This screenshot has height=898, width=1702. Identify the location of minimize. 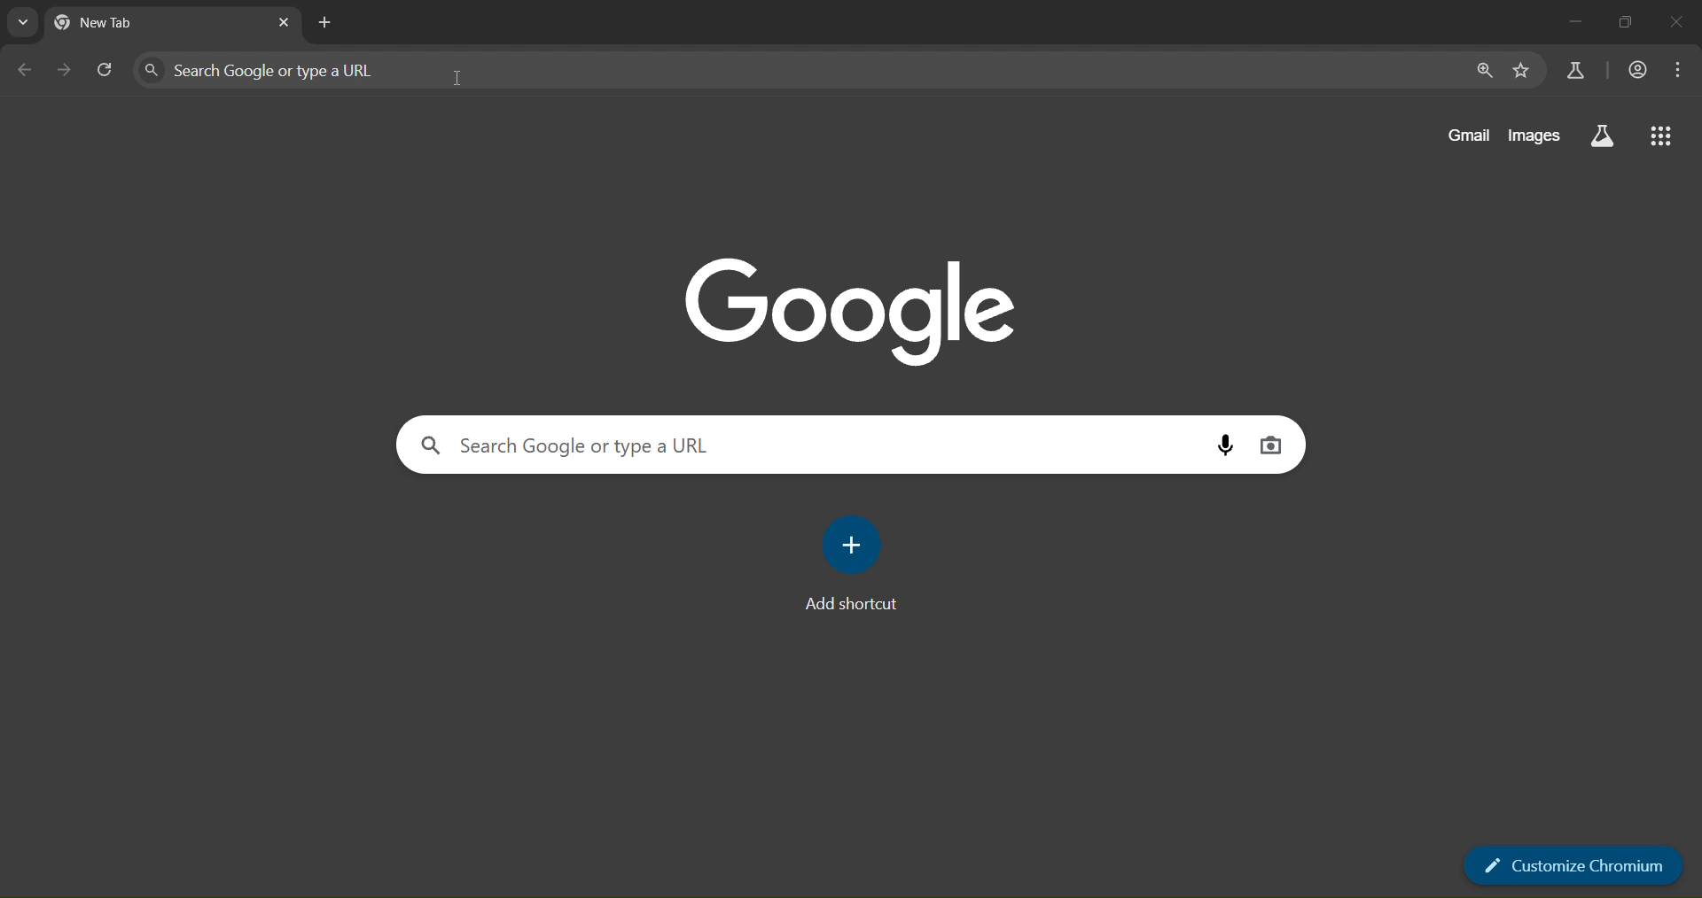
(1573, 19).